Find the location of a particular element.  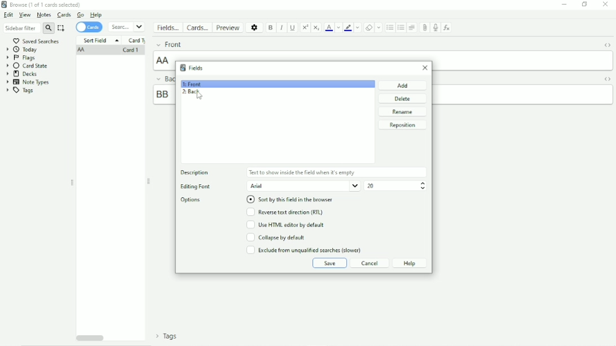

Close is located at coordinates (425, 68).